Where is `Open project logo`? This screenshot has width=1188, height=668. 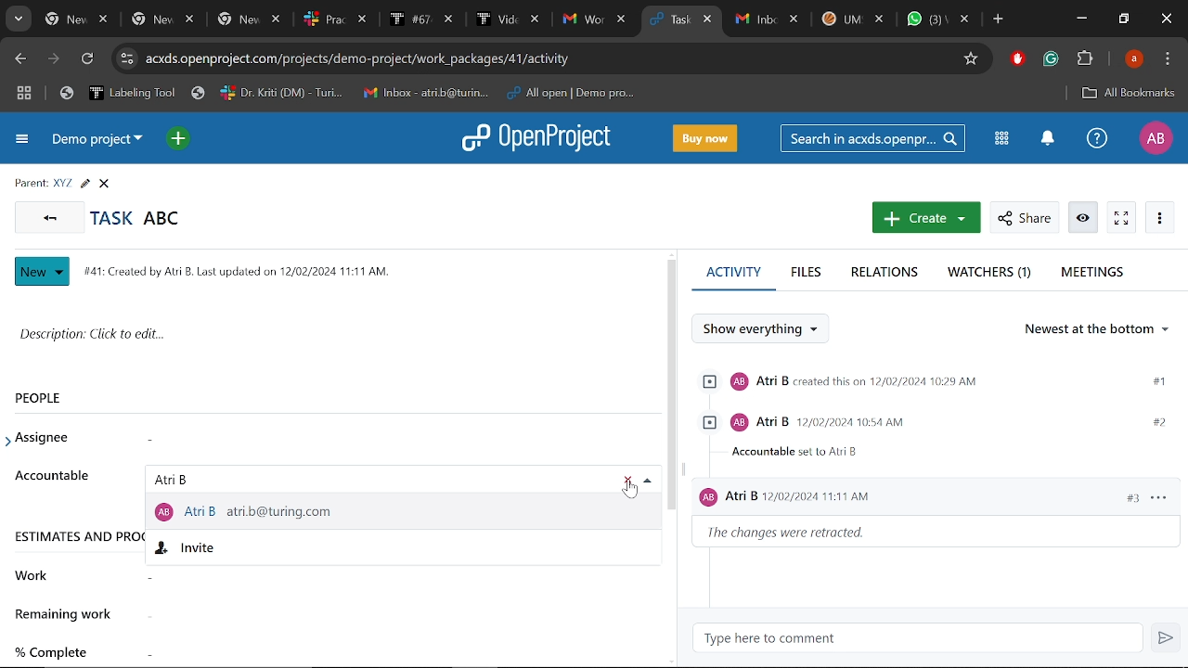 Open project logo is located at coordinates (541, 137).